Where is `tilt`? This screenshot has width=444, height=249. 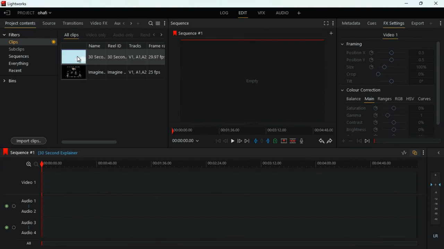
tilt is located at coordinates (386, 82).